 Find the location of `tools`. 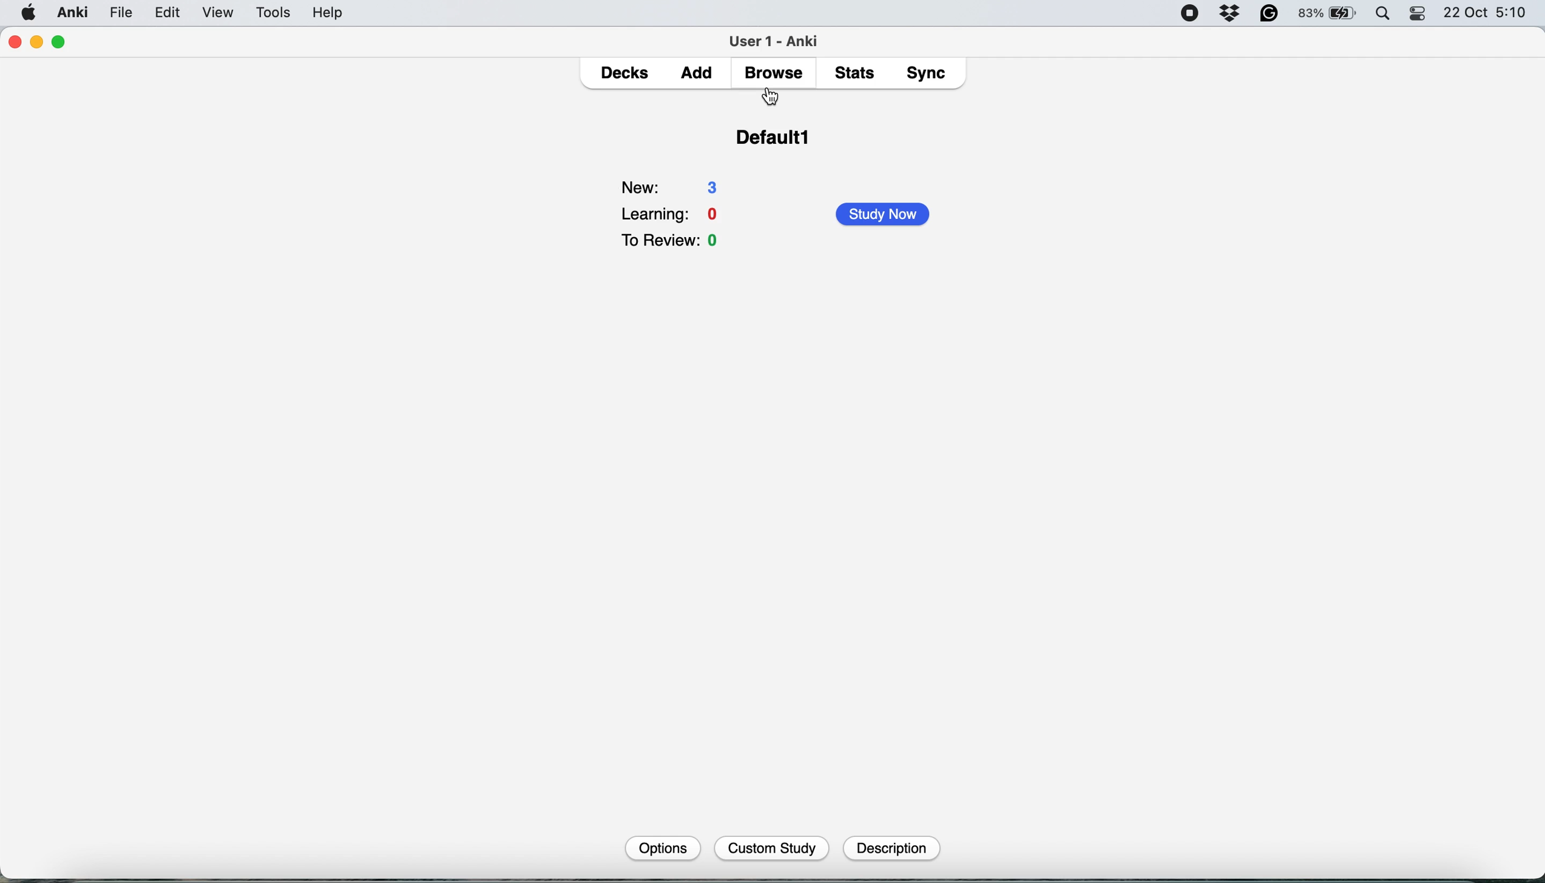

tools is located at coordinates (269, 12).